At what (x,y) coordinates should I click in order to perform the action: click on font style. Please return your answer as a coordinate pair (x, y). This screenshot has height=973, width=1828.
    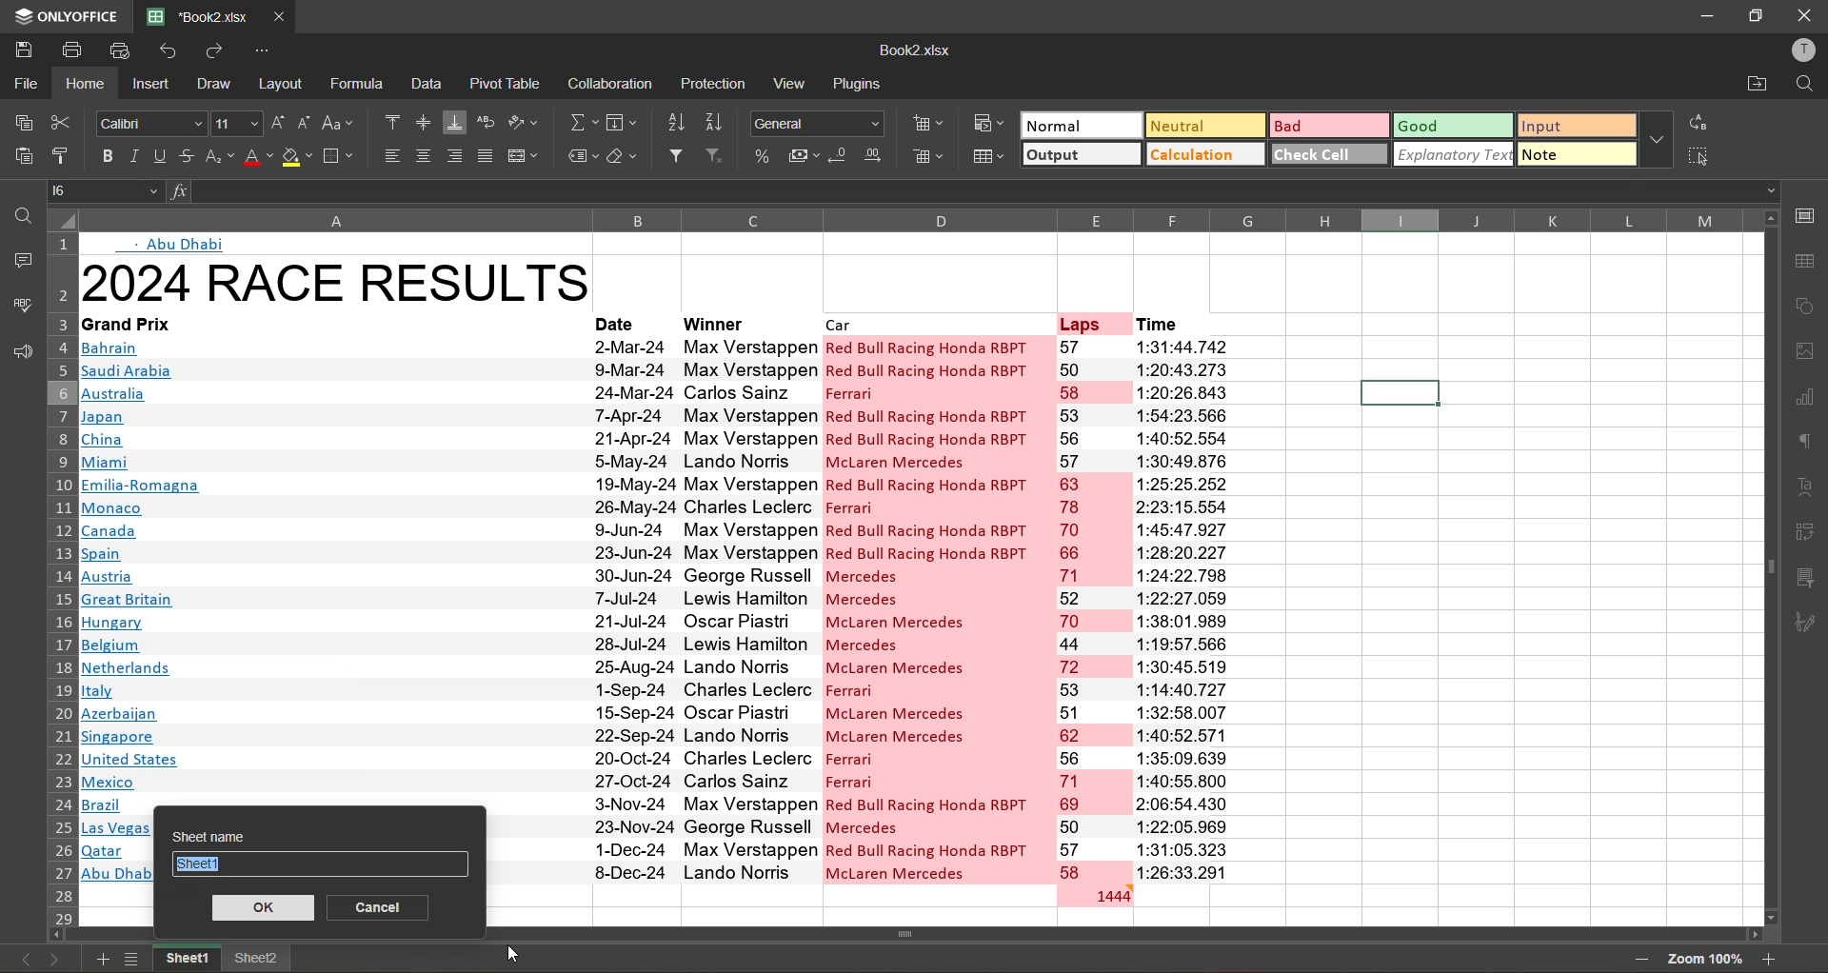
    Looking at the image, I should click on (149, 121).